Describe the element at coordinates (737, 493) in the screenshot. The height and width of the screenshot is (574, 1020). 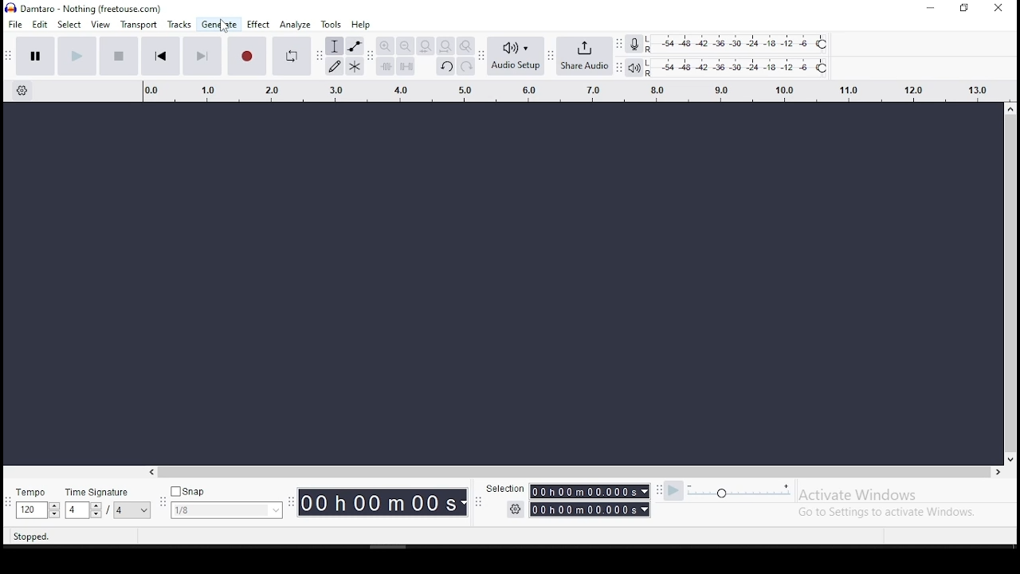
I see `playback speed` at that location.